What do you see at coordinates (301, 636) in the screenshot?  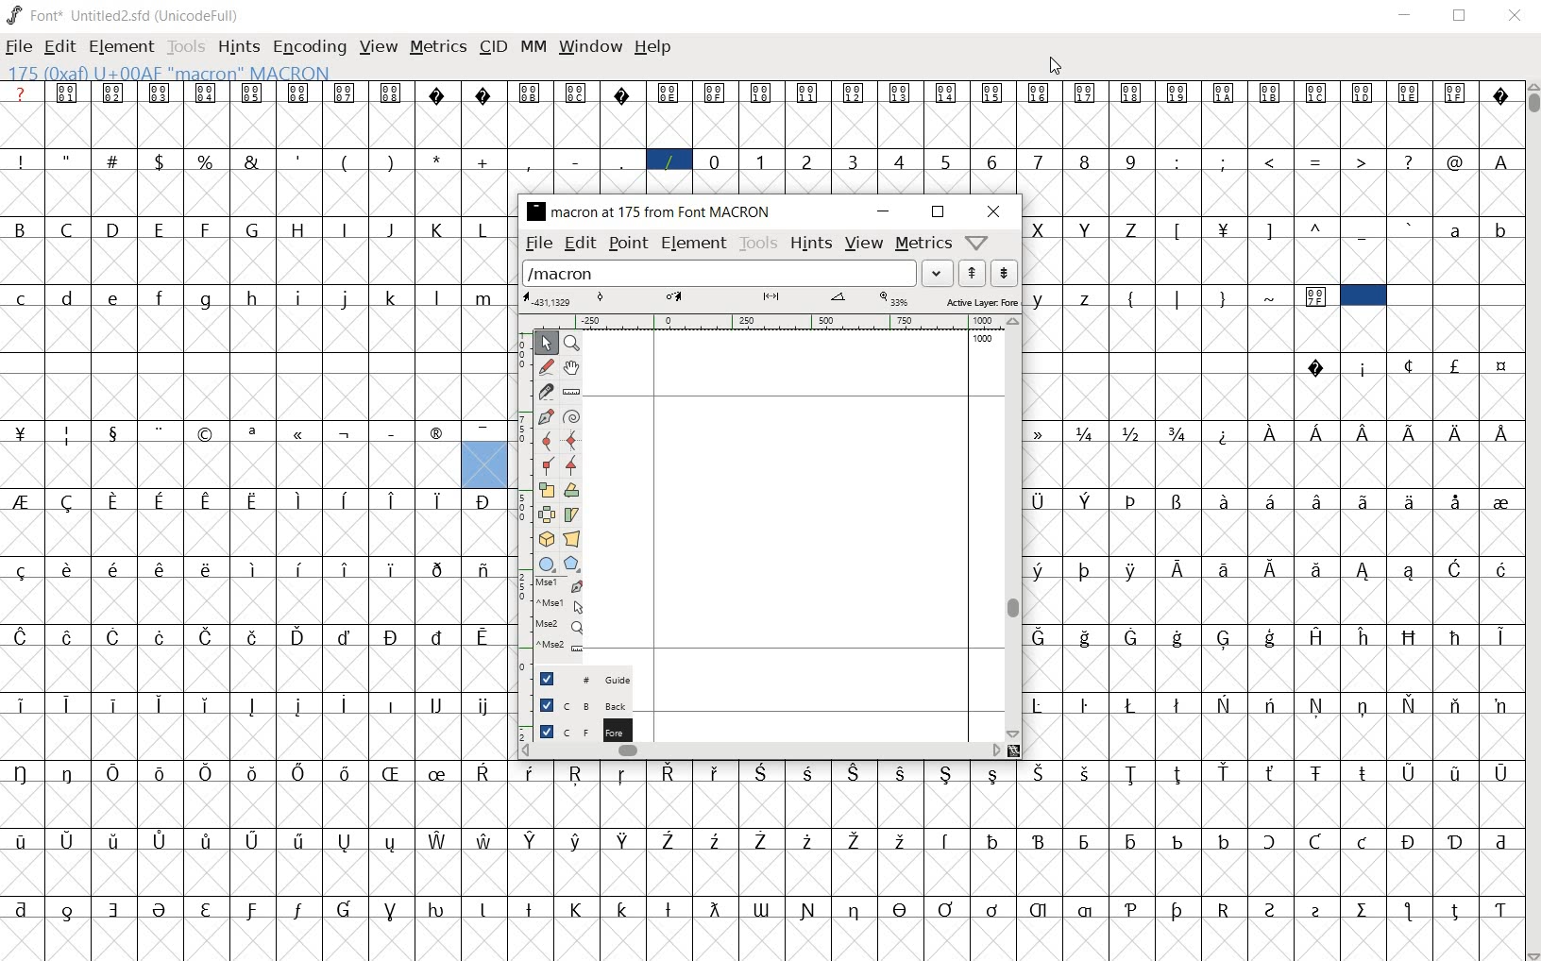 I see `Symbol` at bounding box center [301, 636].